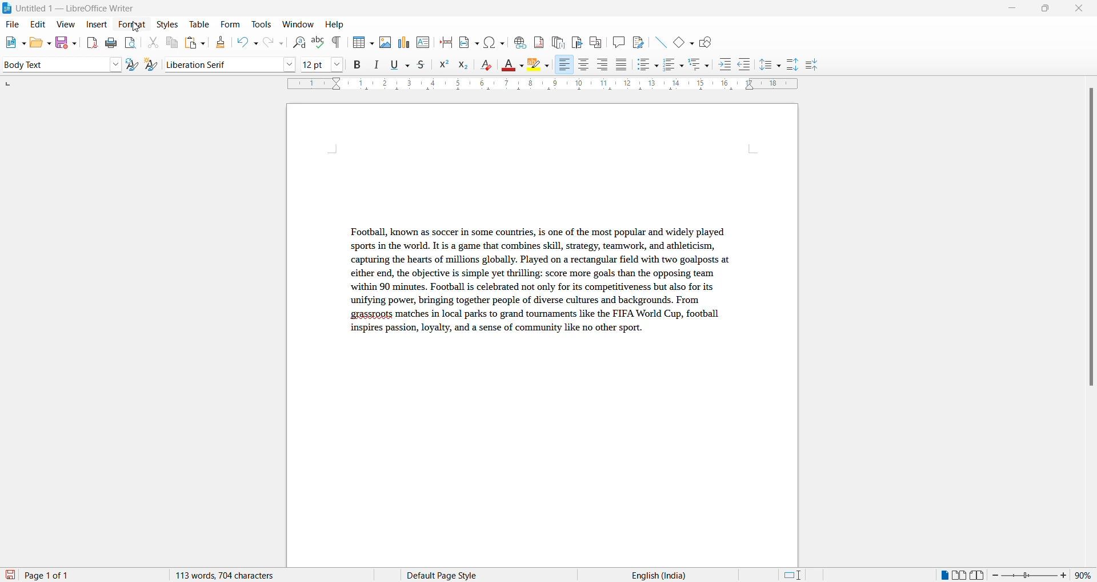 The height and width of the screenshot is (582, 1097). What do you see at coordinates (811, 66) in the screenshot?
I see `decrease paragraph spacing` at bounding box center [811, 66].